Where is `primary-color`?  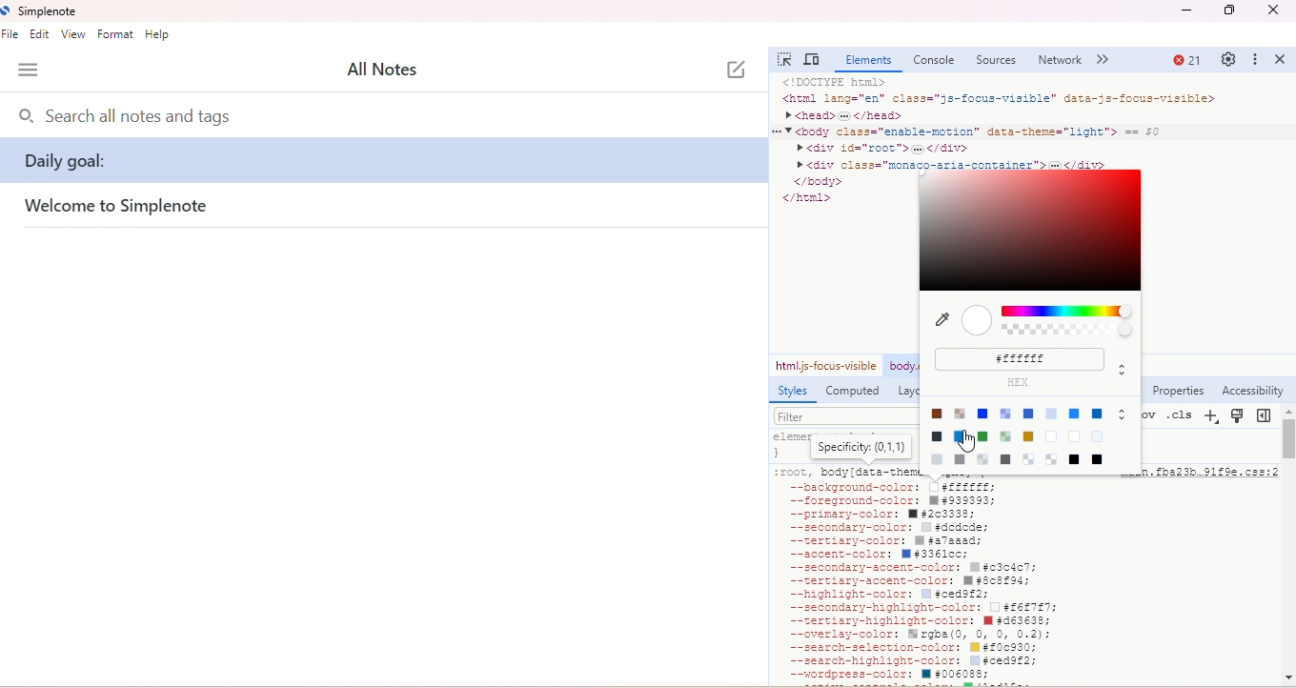 primary-color is located at coordinates (885, 515).